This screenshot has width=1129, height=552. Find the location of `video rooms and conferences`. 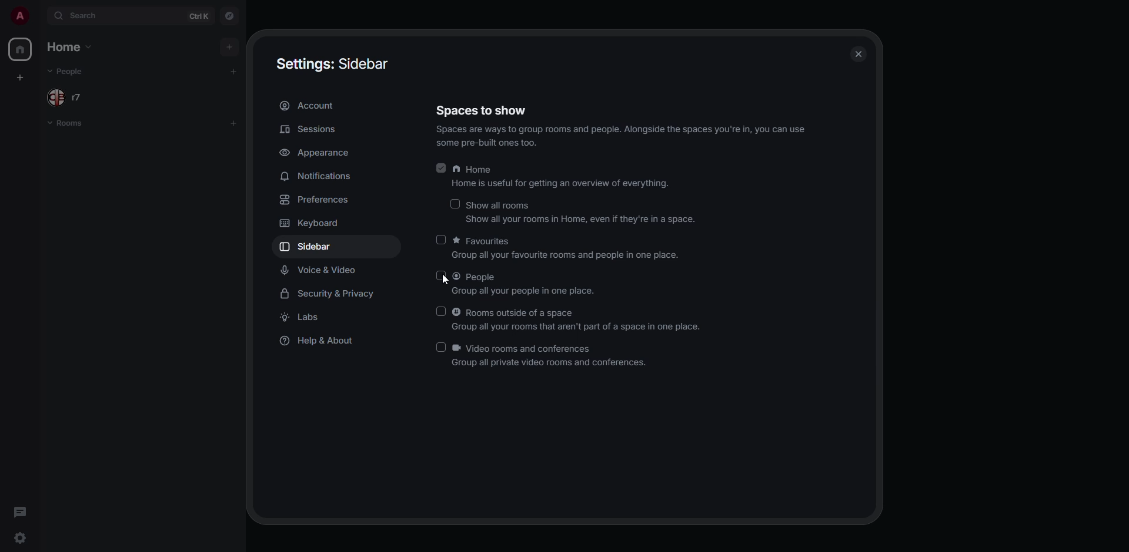

video rooms and conferences is located at coordinates (552, 355).